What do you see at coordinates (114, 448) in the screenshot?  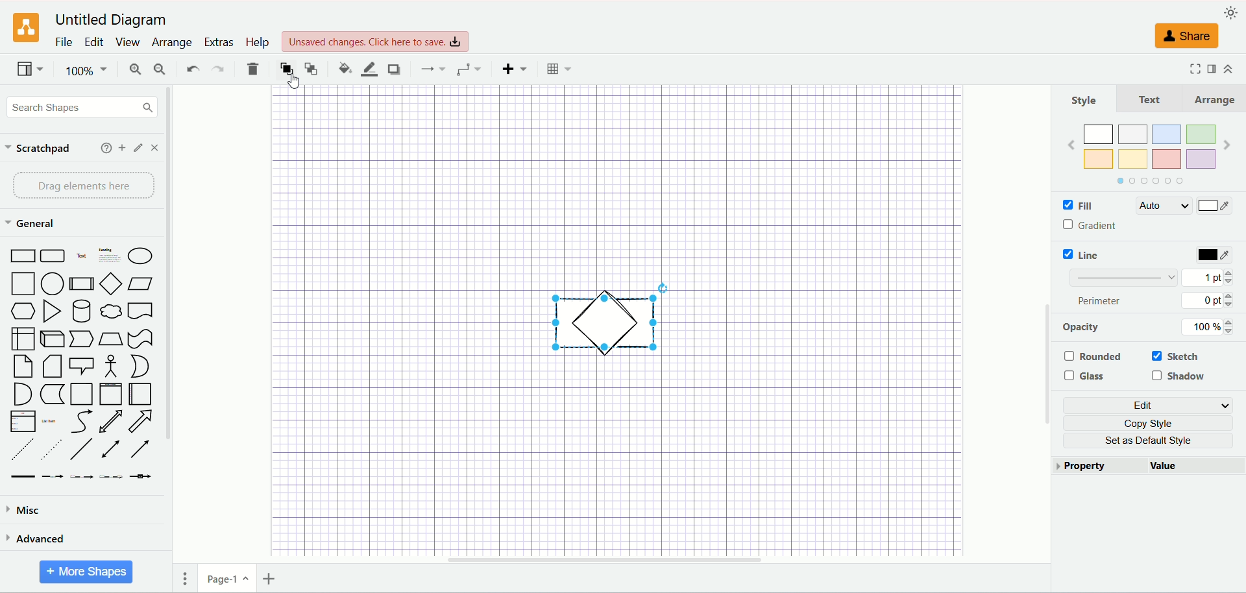 I see `bidirectional arrow` at bounding box center [114, 448].